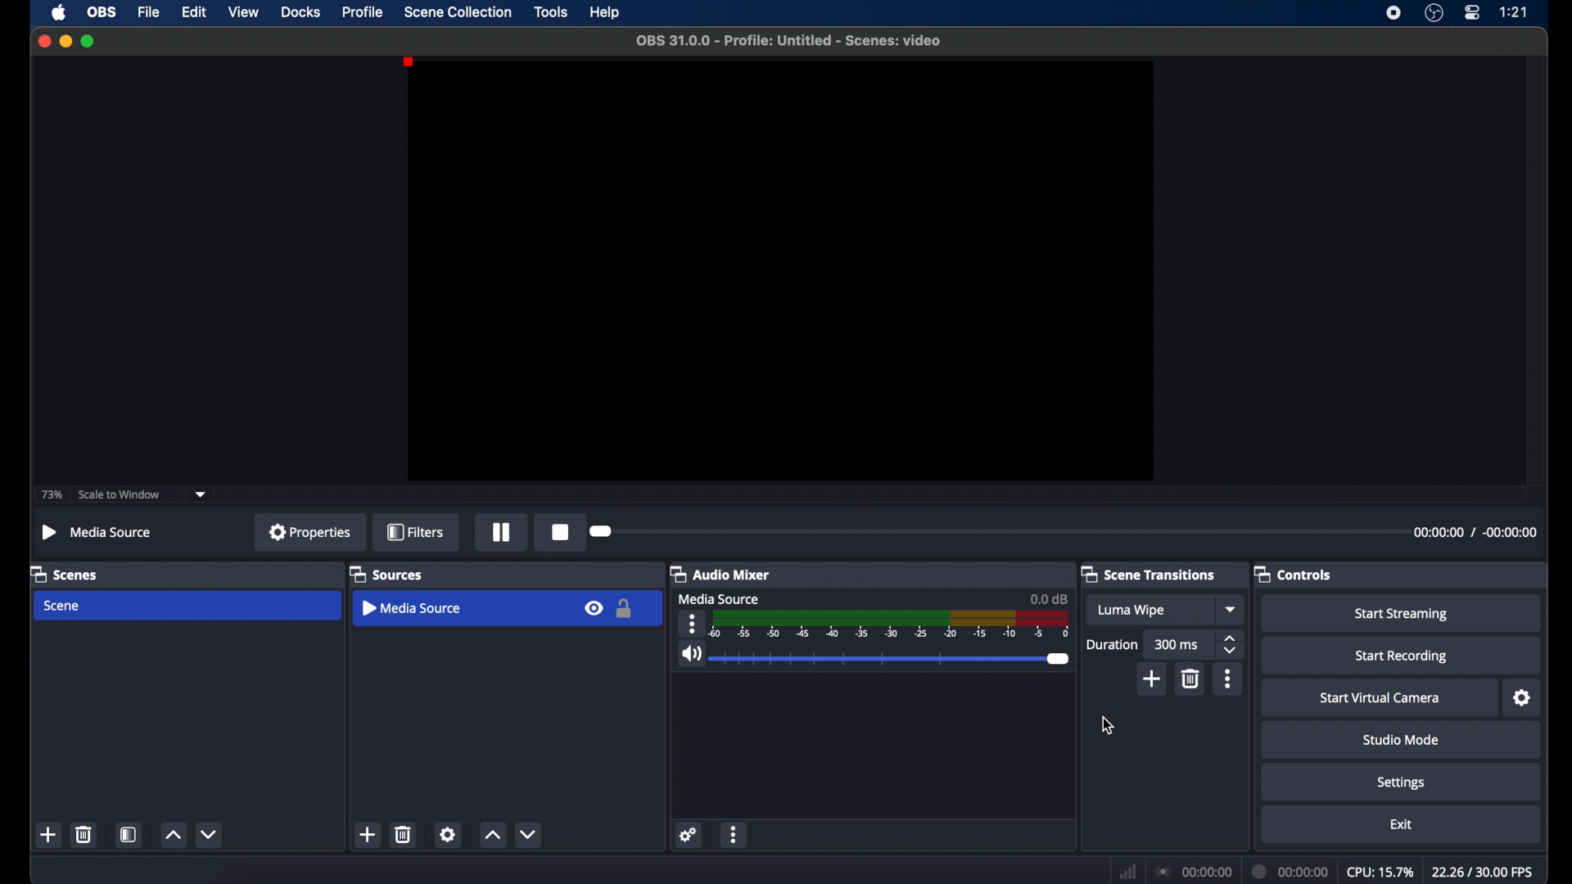  What do you see at coordinates (530, 833) in the screenshot?
I see `decrement` at bounding box center [530, 833].